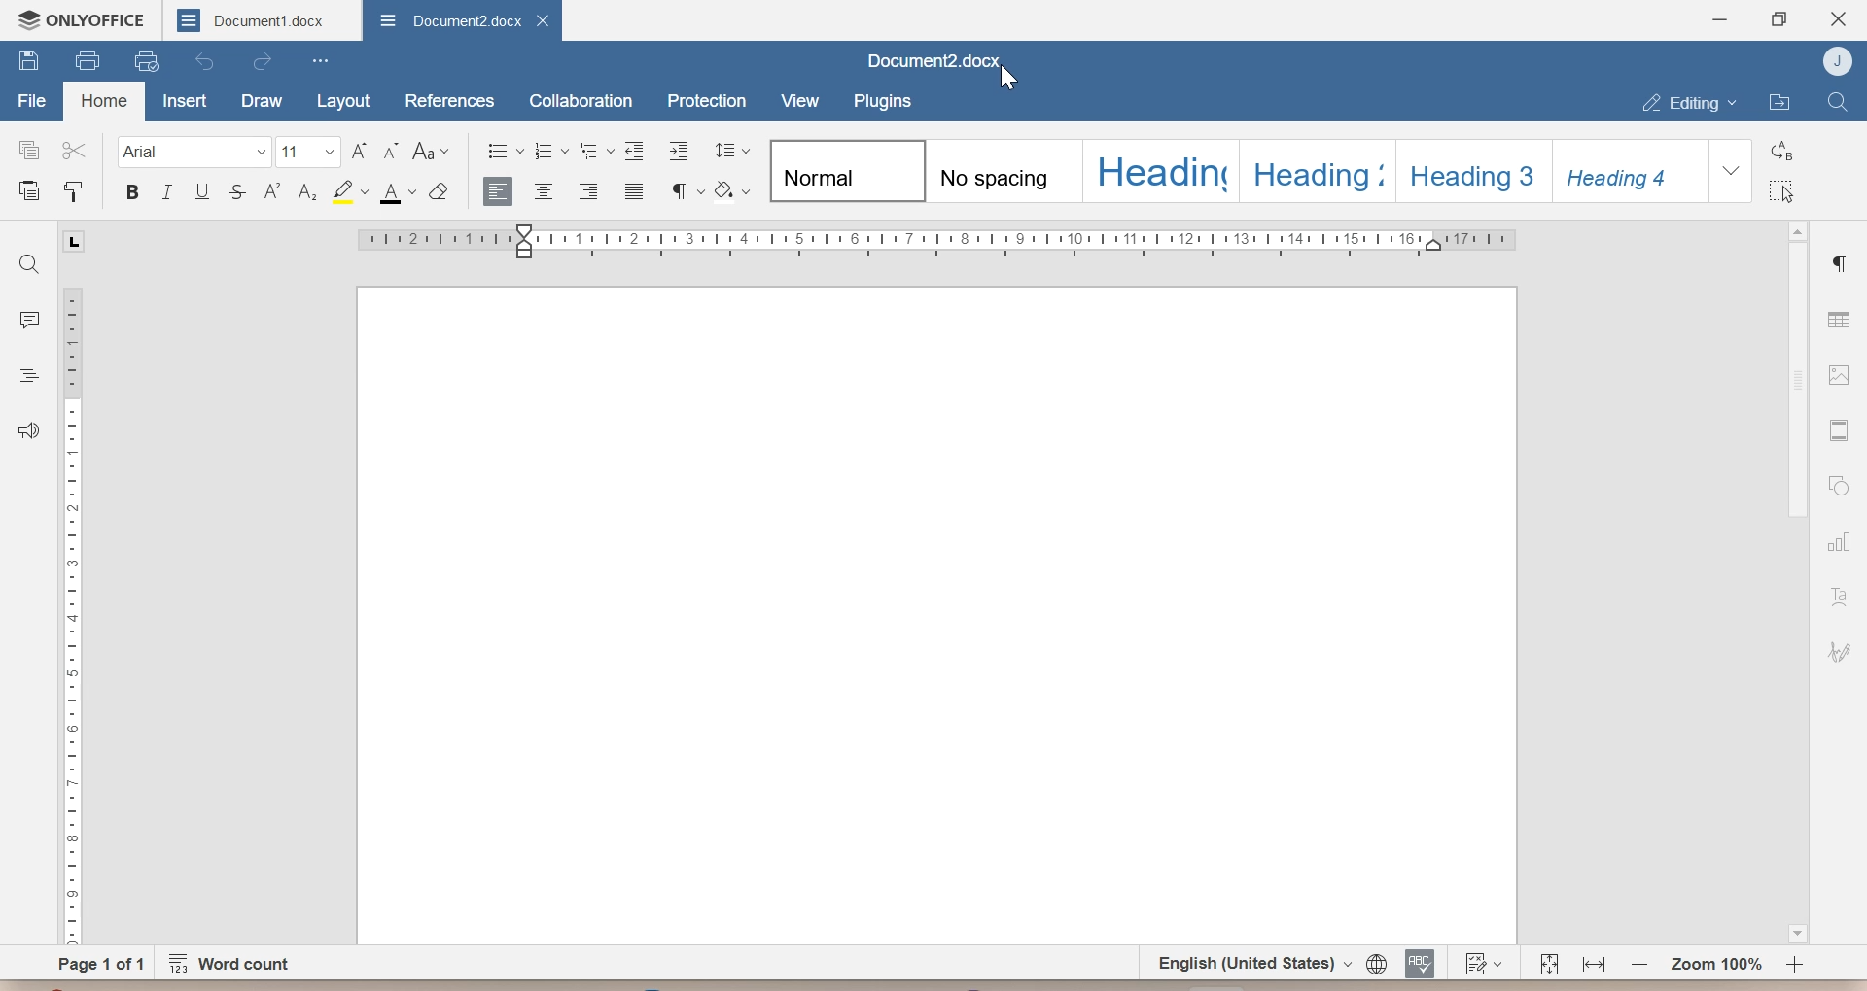  I want to click on Comments, so click(29, 316).